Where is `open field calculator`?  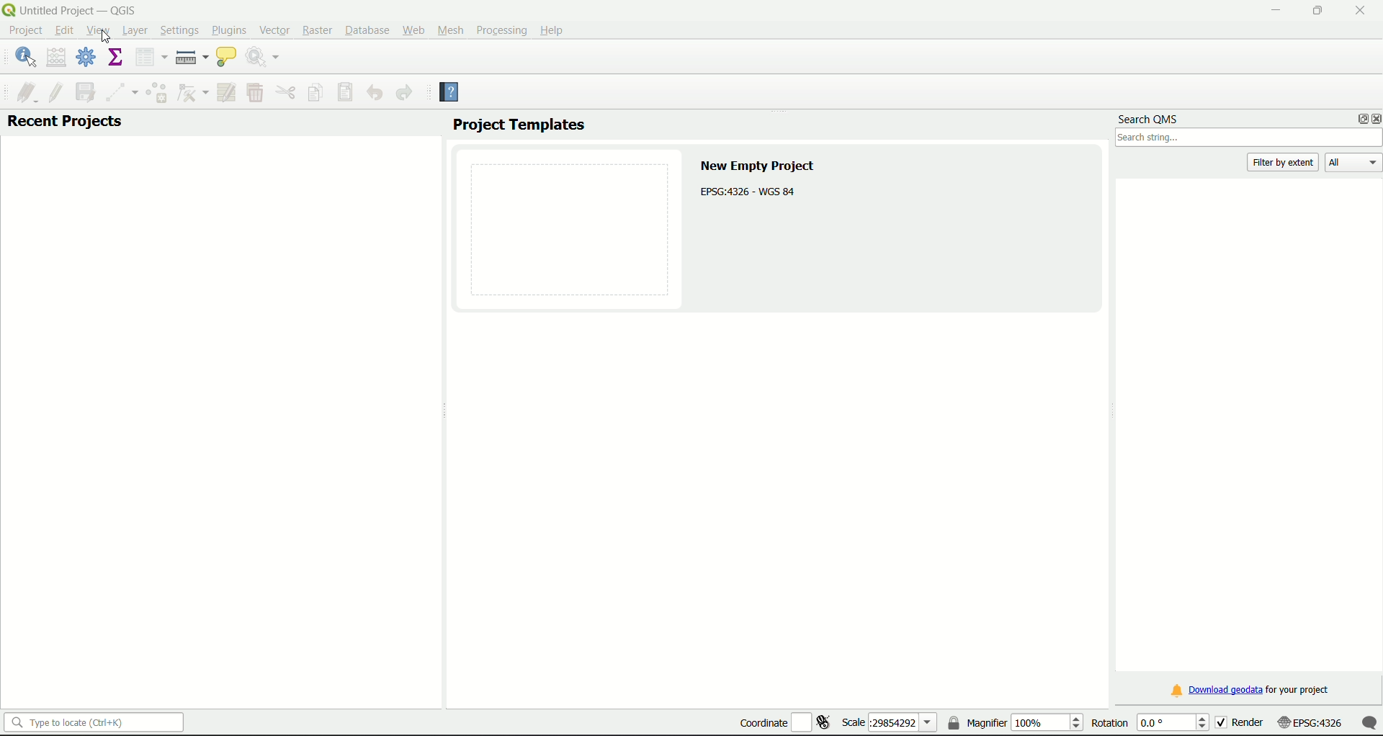
open field calculator is located at coordinates (57, 56).